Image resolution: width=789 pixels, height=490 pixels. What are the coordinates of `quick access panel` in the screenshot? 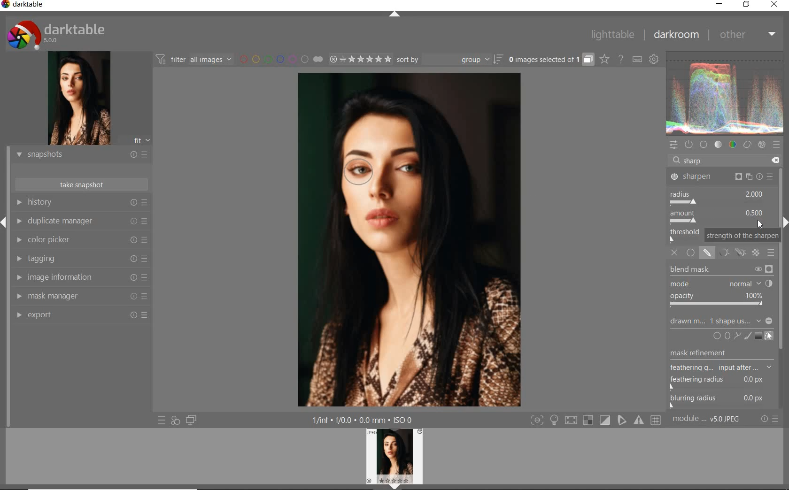 It's located at (675, 146).